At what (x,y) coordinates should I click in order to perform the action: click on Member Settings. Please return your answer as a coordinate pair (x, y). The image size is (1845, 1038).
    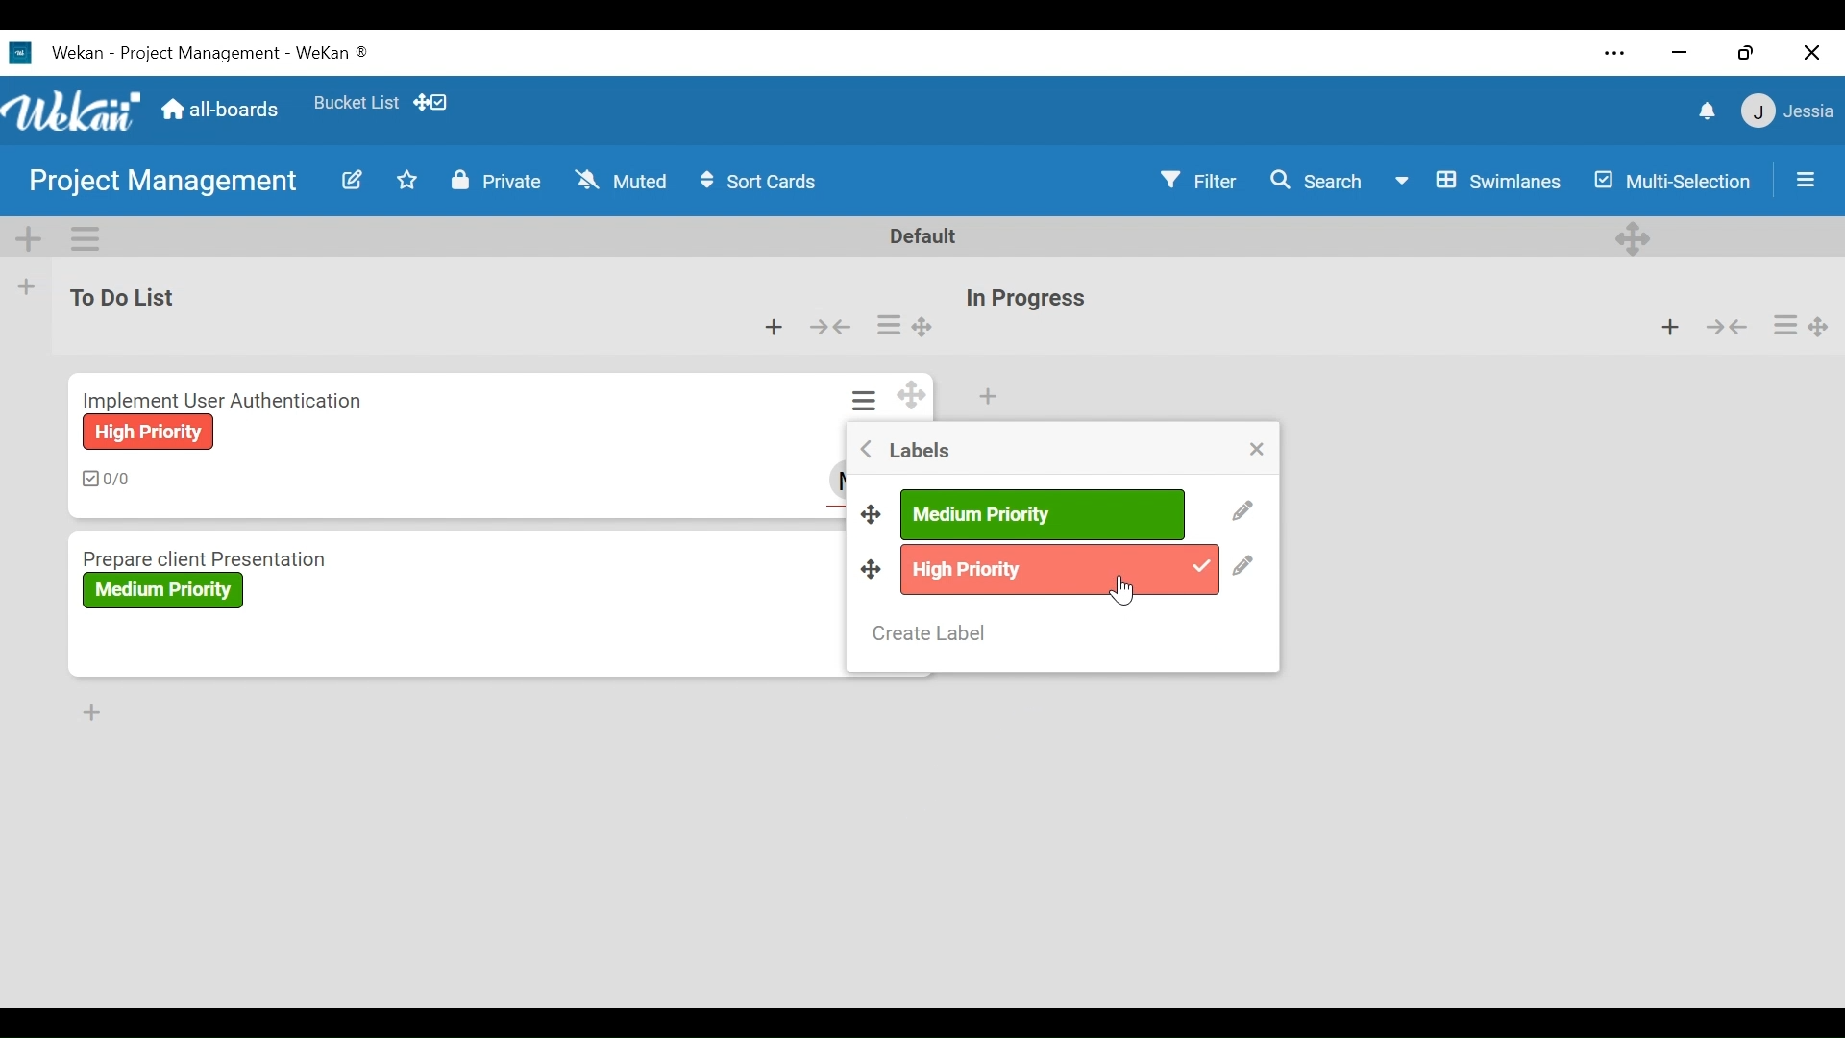
    Looking at the image, I should click on (1789, 112).